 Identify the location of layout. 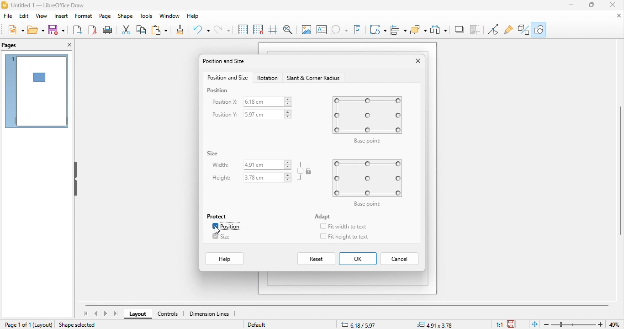
(139, 314).